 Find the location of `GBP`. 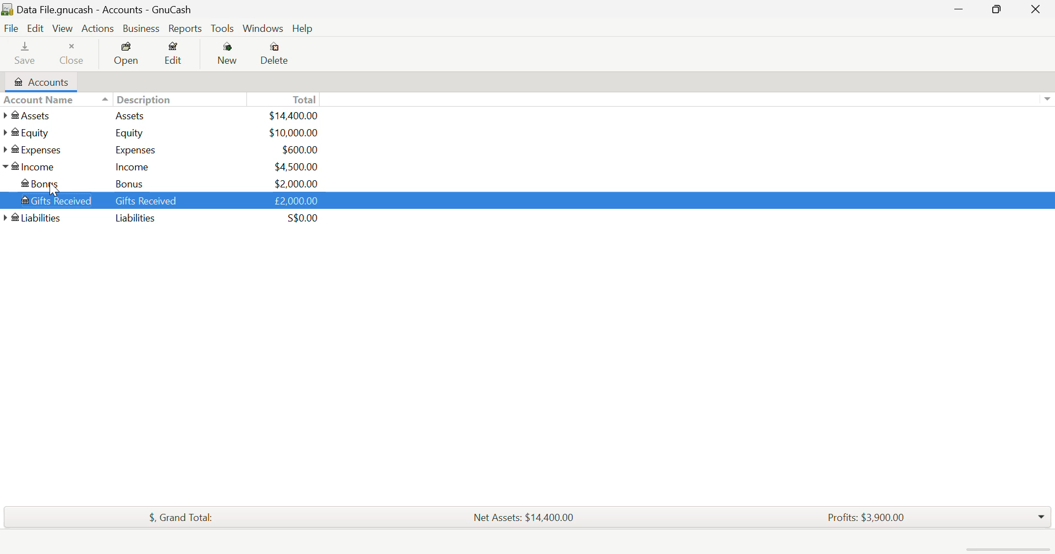

GBP is located at coordinates (295, 200).